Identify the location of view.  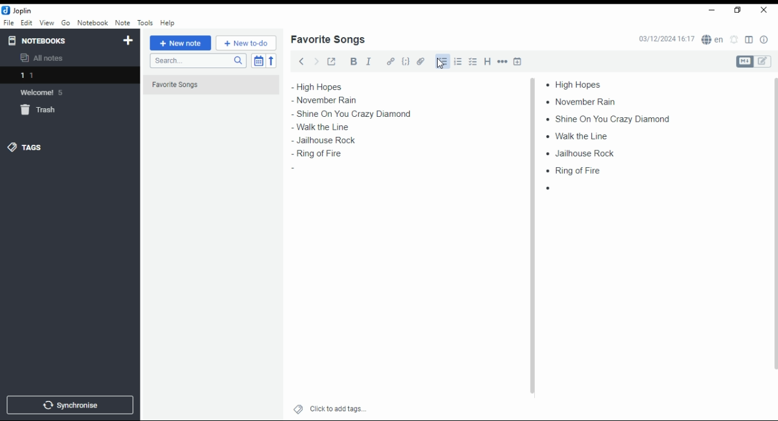
(47, 23).